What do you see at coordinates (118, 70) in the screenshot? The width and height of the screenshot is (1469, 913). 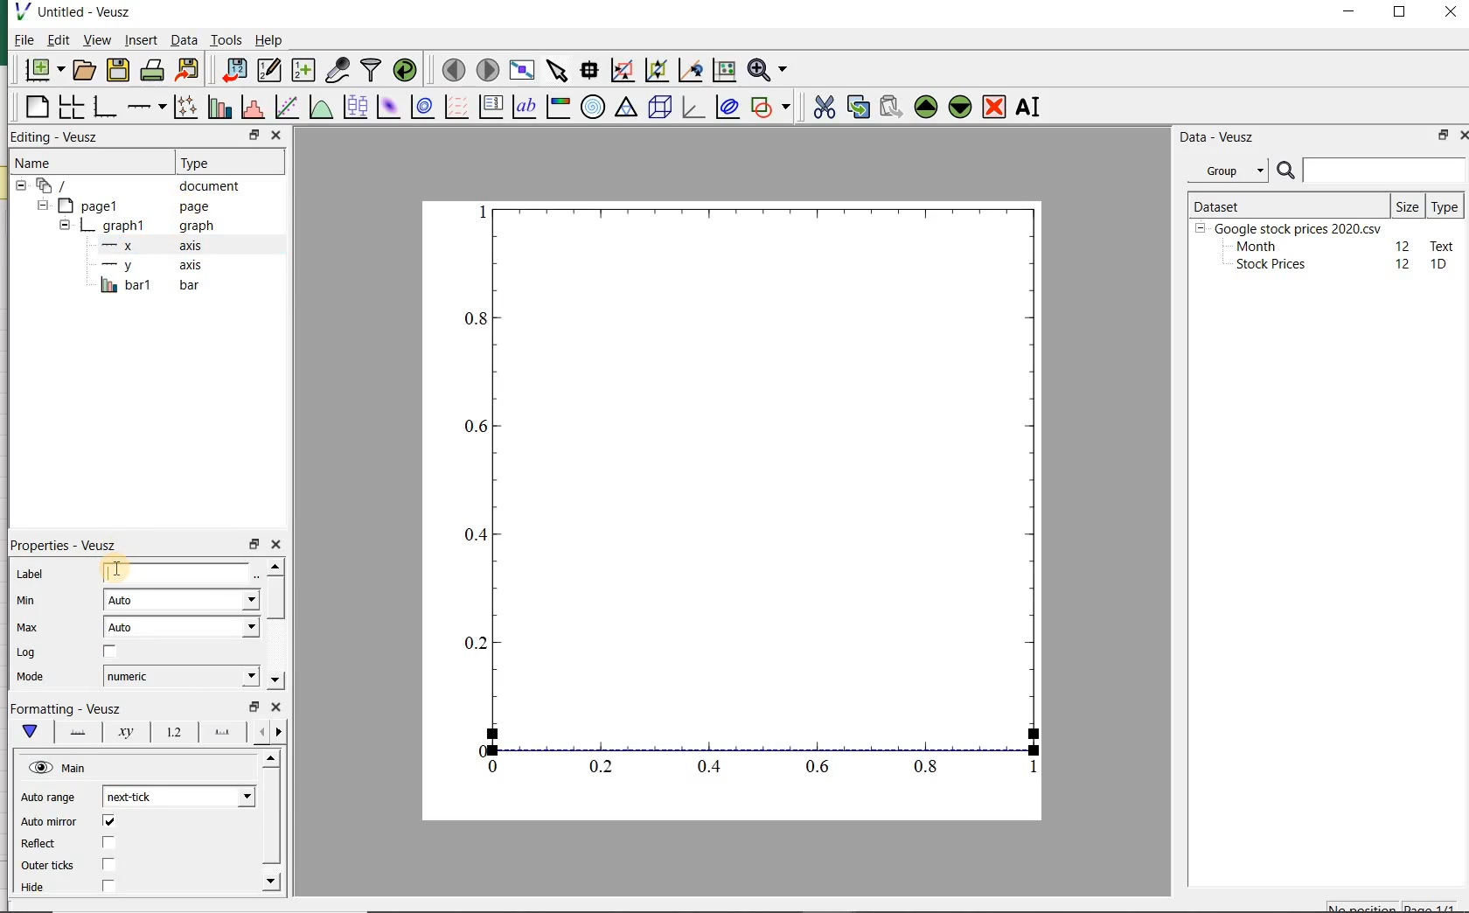 I see `save the document` at bounding box center [118, 70].